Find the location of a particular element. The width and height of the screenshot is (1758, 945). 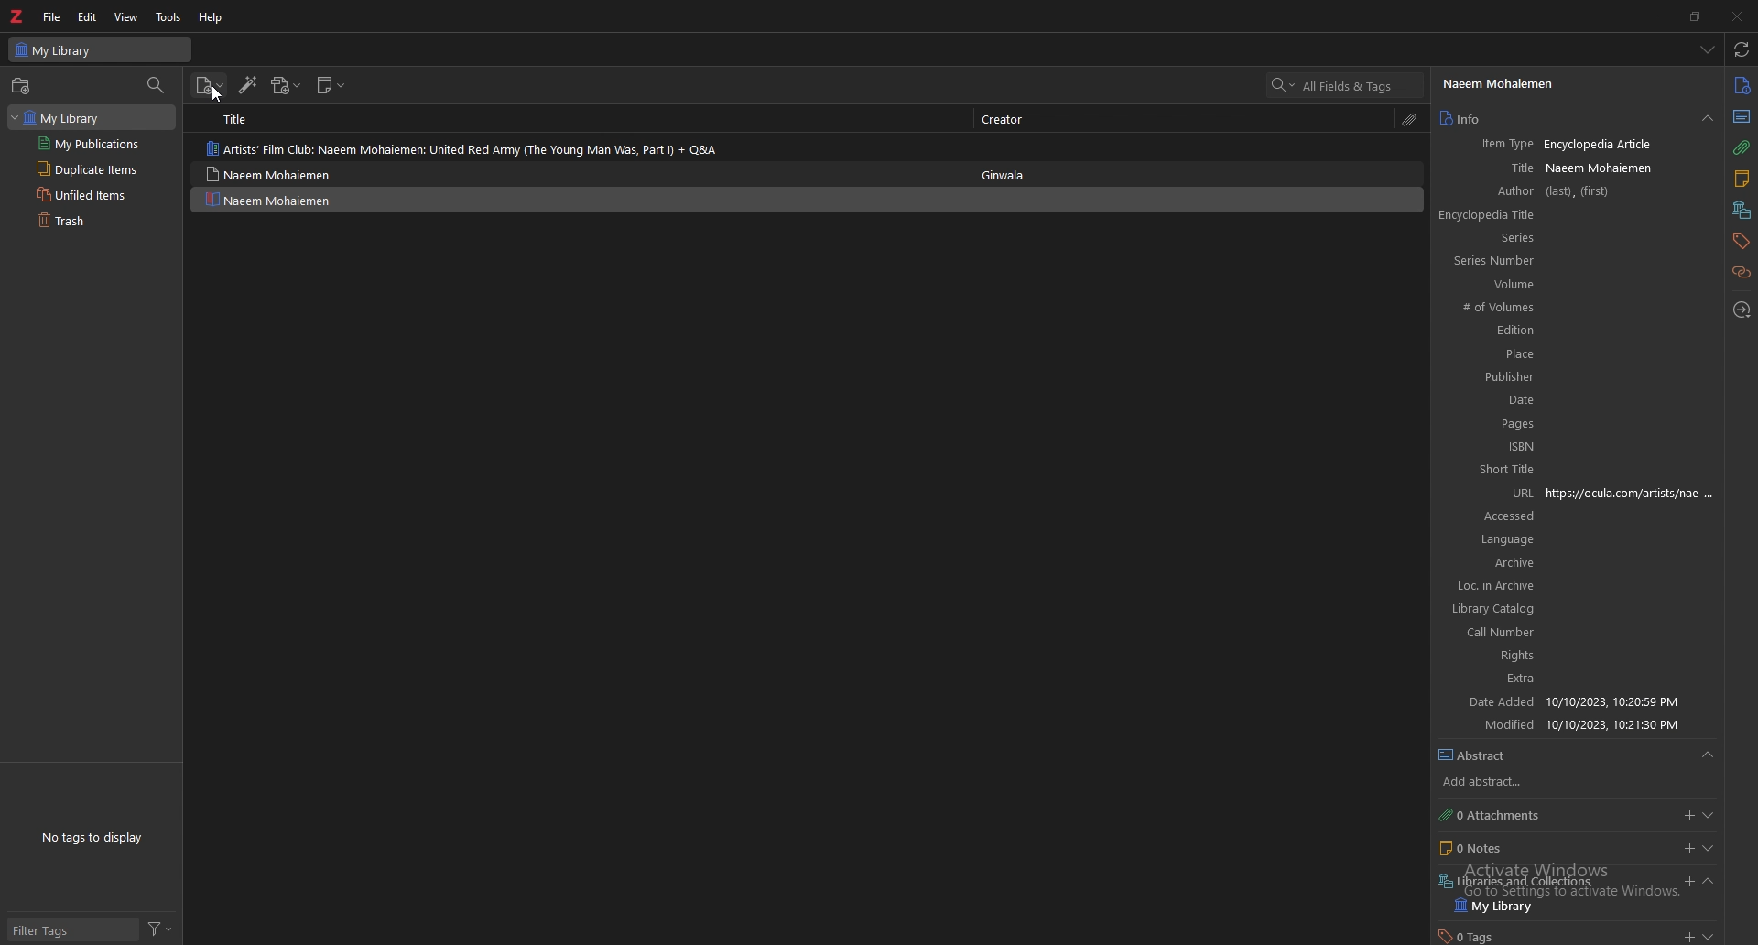

duplicate items is located at coordinates (85, 170).